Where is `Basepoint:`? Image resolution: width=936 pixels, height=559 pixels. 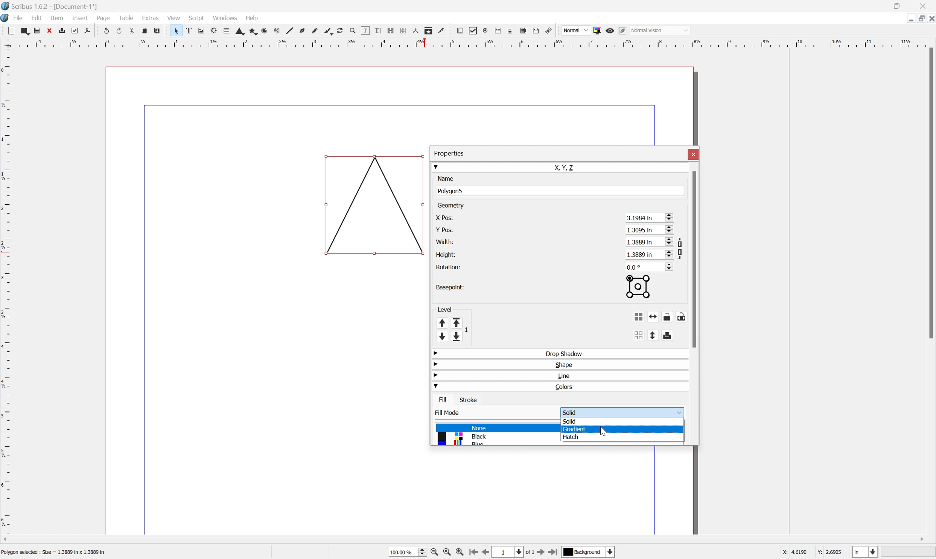 Basepoint: is located at coordinates (449, 287).